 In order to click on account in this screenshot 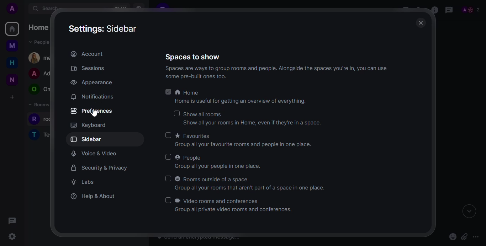, I will do `click(87, 53)`.